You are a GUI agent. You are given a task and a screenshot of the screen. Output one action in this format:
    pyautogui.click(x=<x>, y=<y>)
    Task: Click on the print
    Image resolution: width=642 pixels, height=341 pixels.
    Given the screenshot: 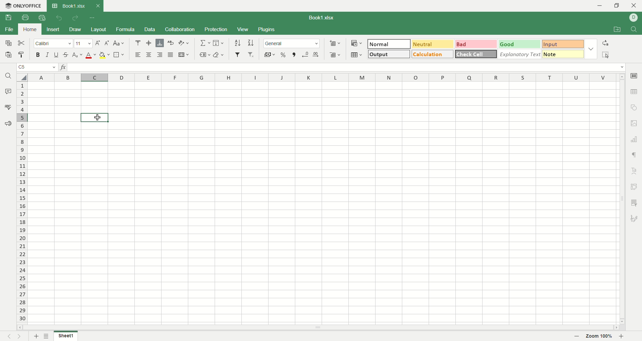 What is the action you would take?
    pyautogui.click(x=25, y=17)
    